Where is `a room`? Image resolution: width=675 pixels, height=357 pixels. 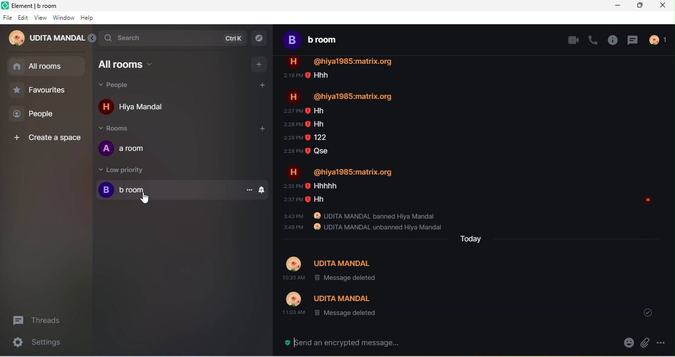 a room is located at coordinates (130, 150).